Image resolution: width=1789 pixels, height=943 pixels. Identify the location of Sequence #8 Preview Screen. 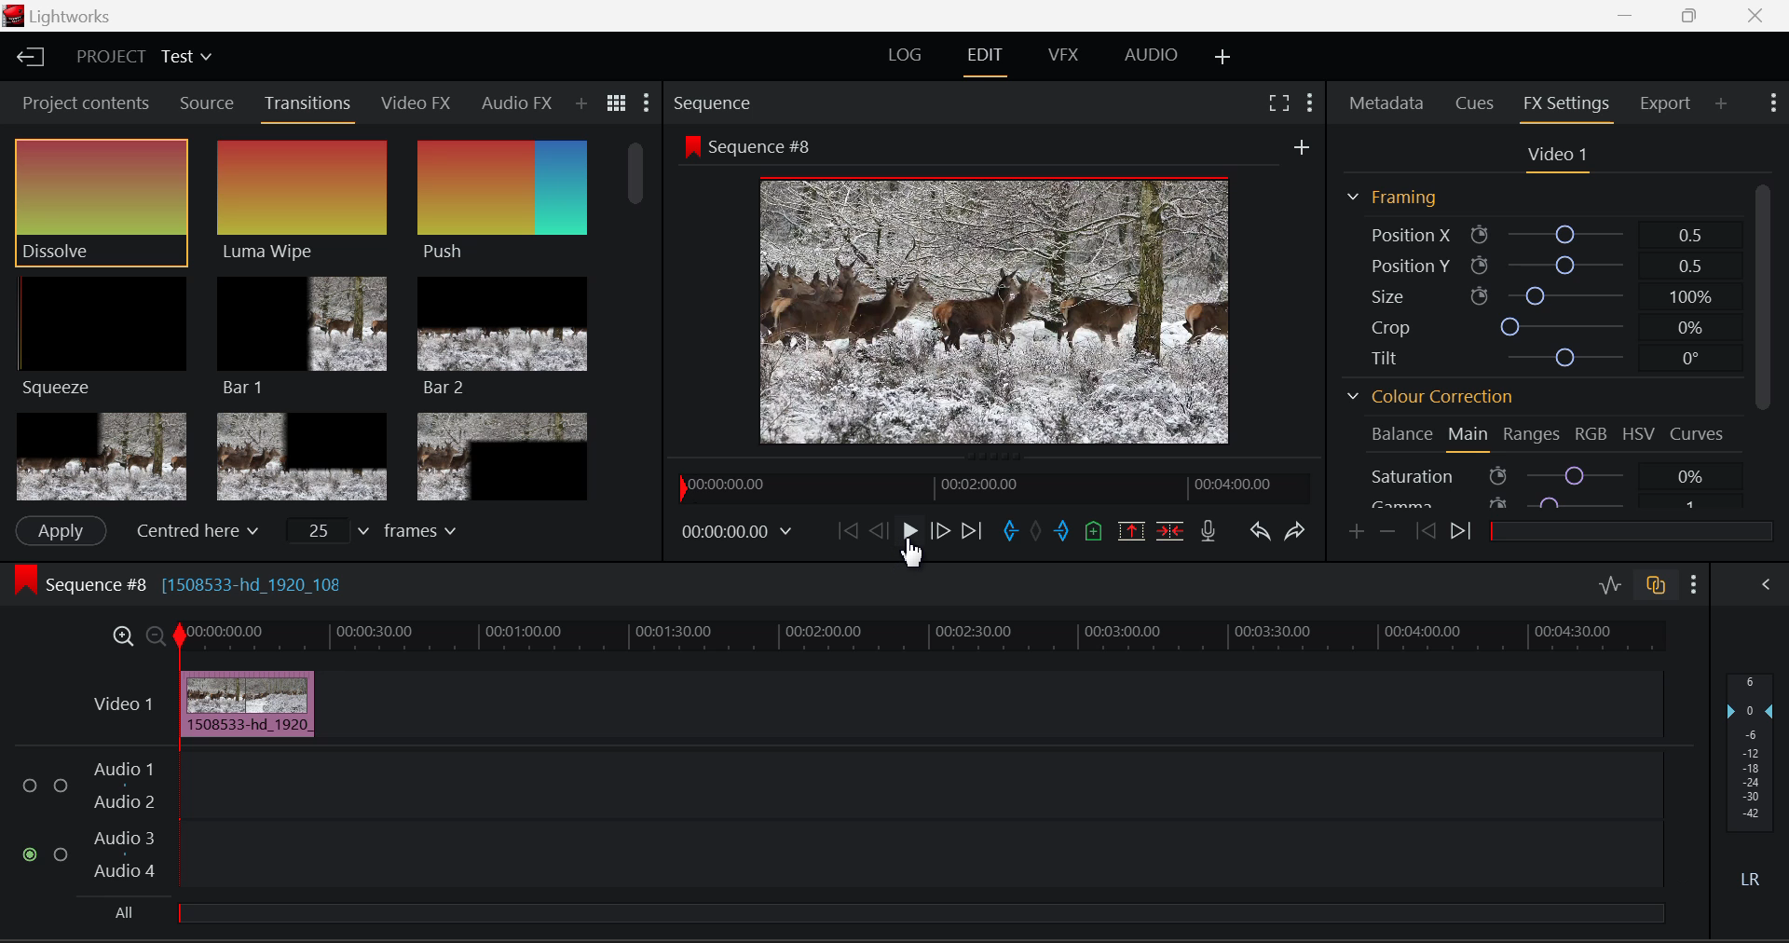
(995, 291).